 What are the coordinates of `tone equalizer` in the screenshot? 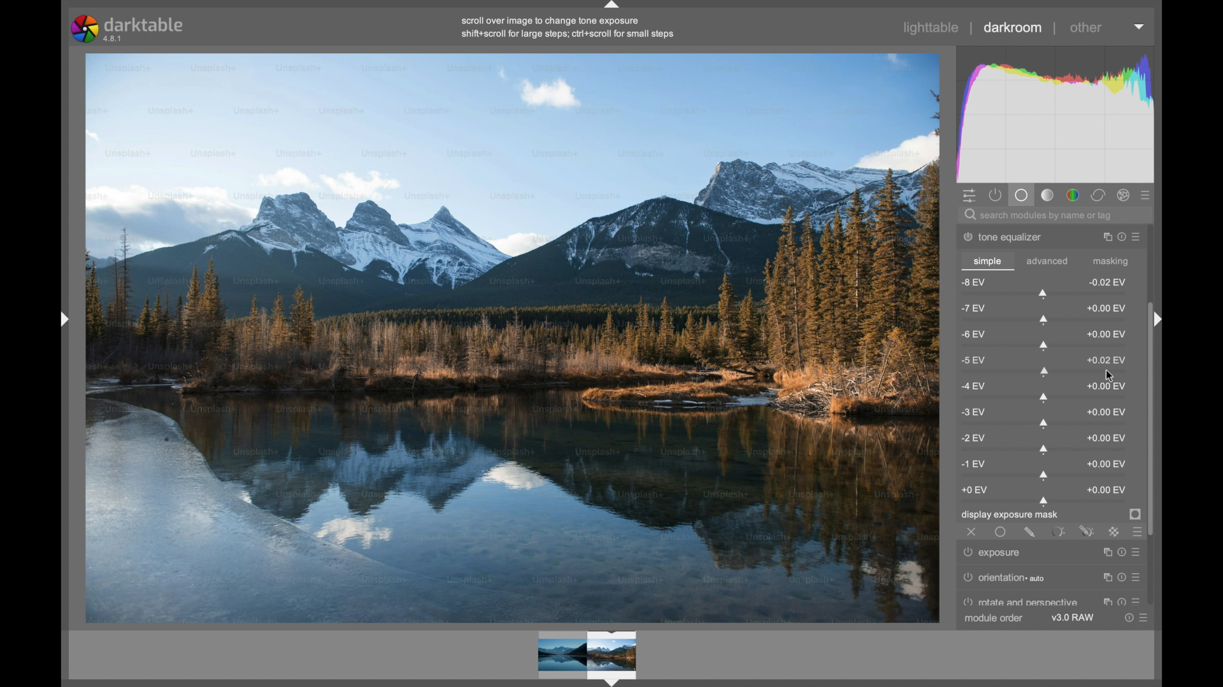 It's located at (1015, 236).